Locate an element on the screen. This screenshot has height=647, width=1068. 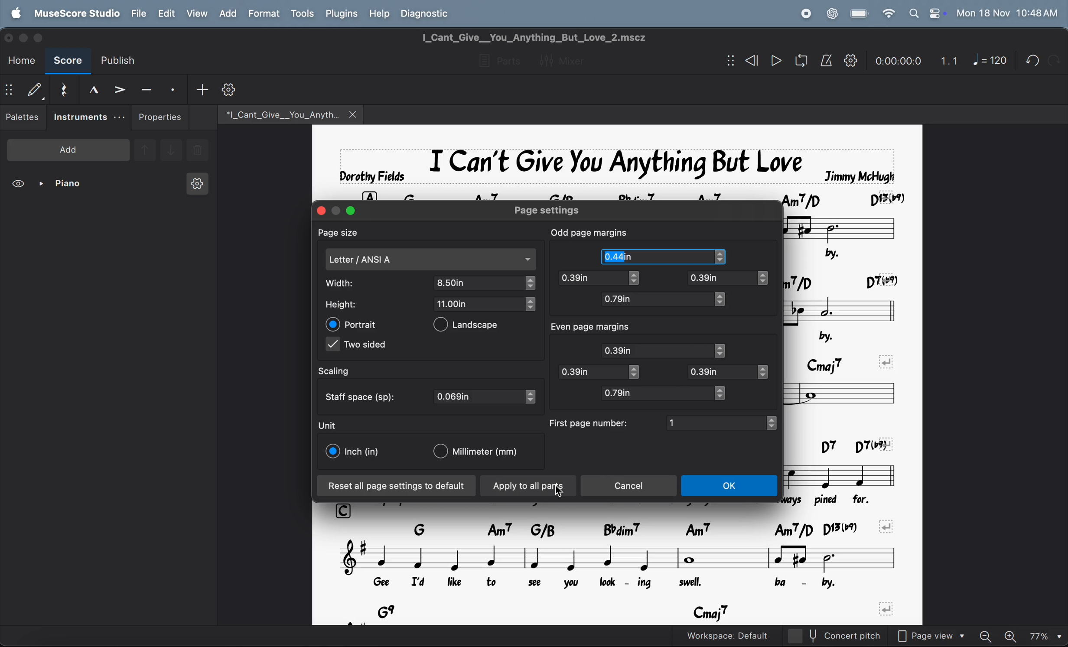
chord symbols is located at coordinates (845, 277).